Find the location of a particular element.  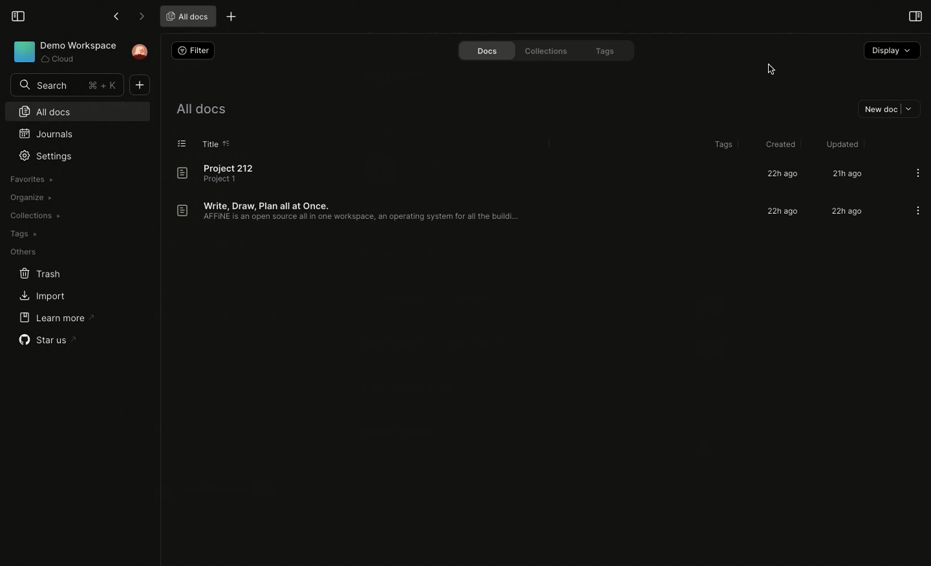

Updated is located at coordinates (840, 144).